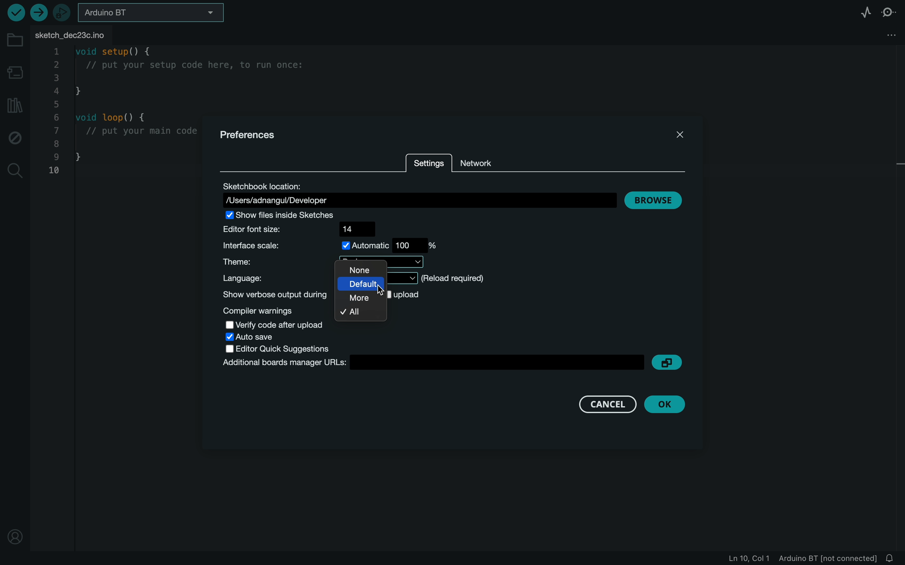 This screenshot has height=565, width=905. Describe the element at coordinates (888, 33) in the screenshot. I see `file setting` at that location.